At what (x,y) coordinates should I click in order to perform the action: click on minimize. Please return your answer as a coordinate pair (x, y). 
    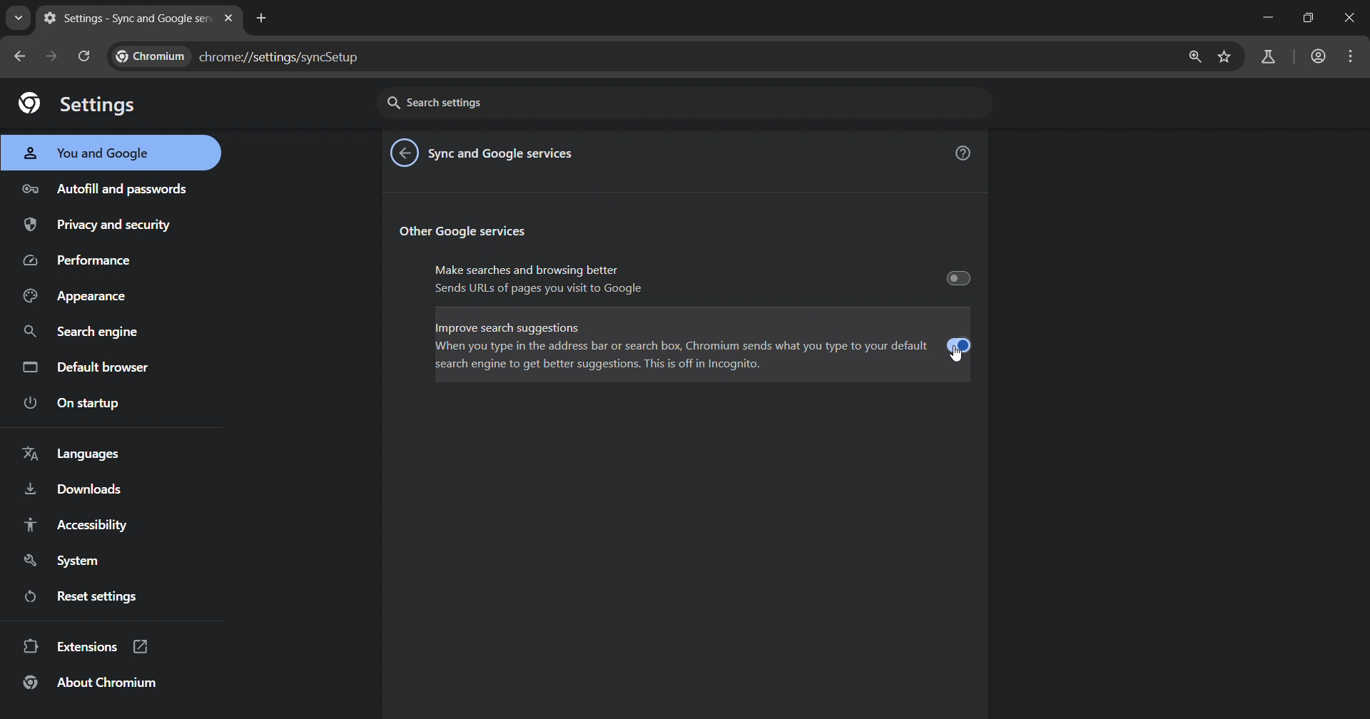
    Looking at the image, I should click on (1264, 18).